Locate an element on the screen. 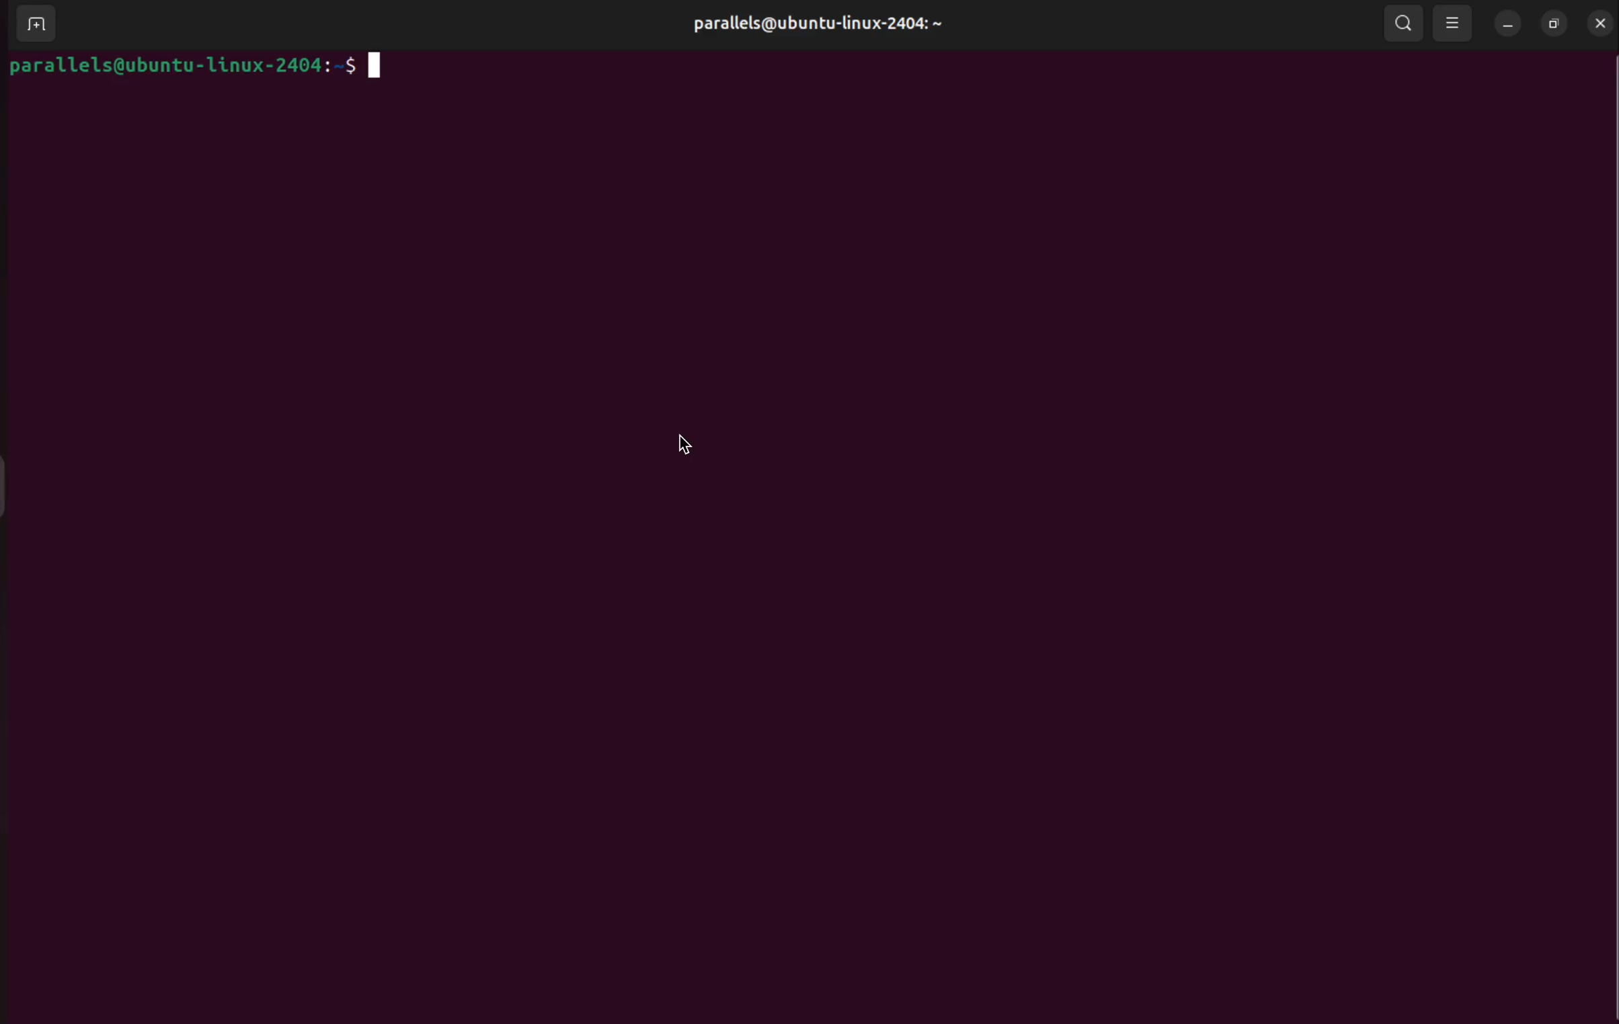 This screenshot has height=1024, width=1619. view options is located at coordinates (1454, 22).